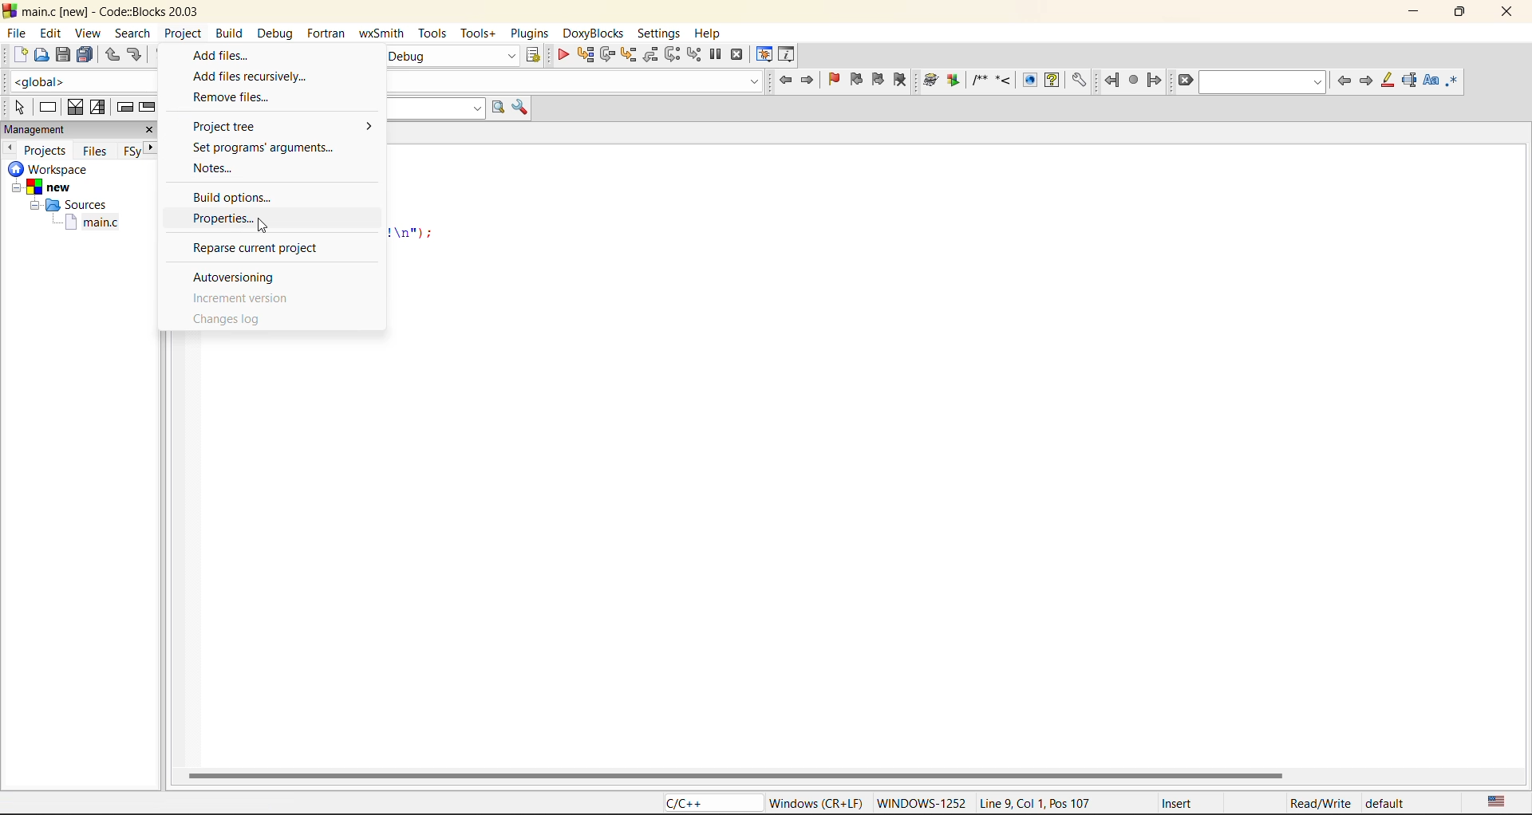  What do you see at coordinates (38, 129) in the screenshot?
I see `management` at bounding box center [38, 129].